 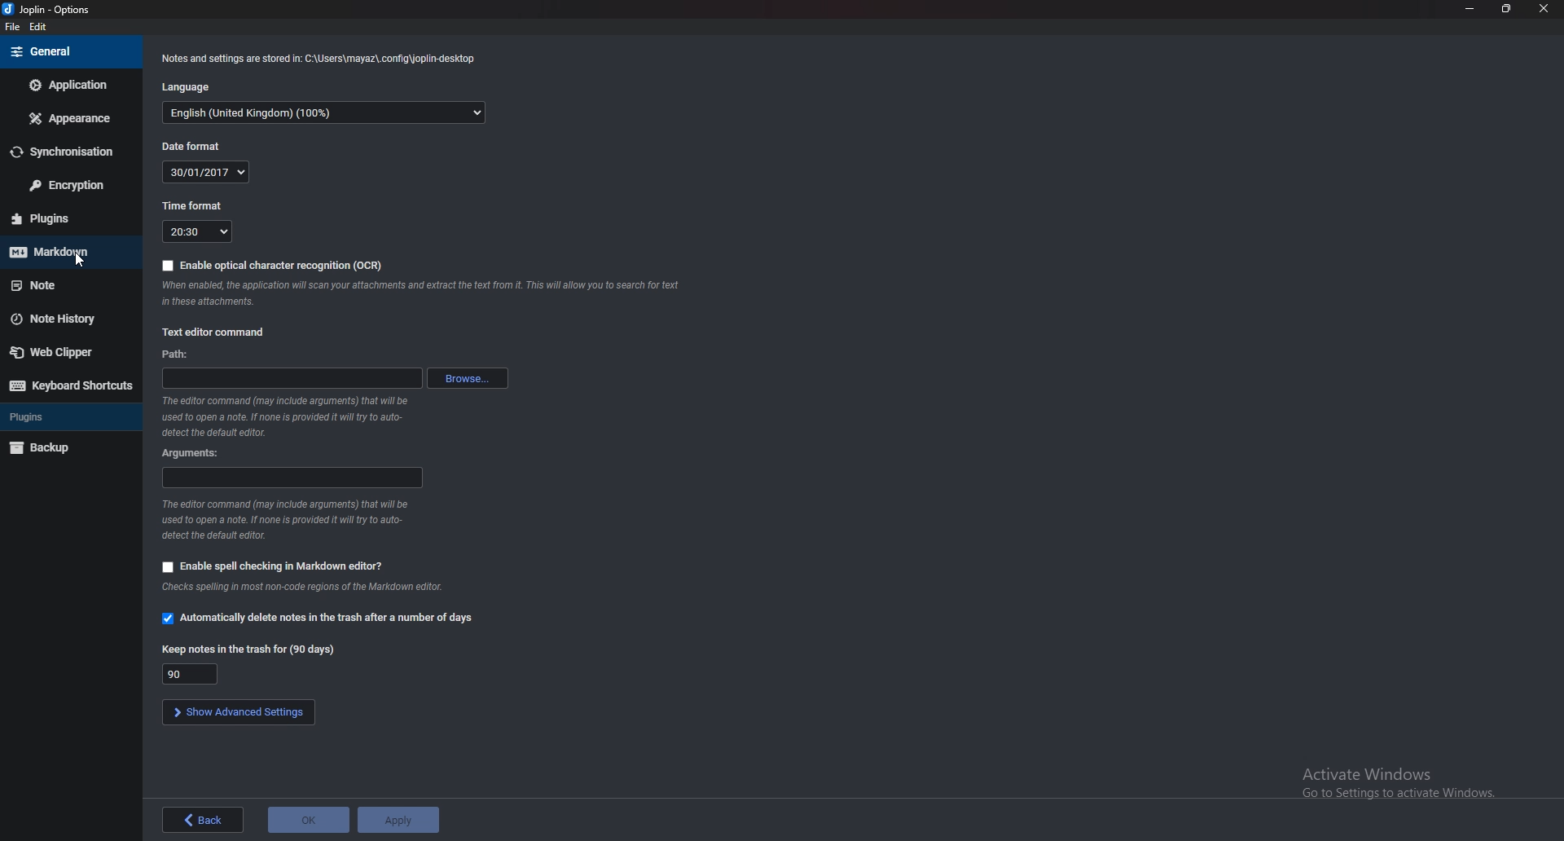 What do you see at coordinates (321, 619) in the screenshot?
I see `Automatically delete notes in the trash after a number of days` at bounding box center [321, 619].